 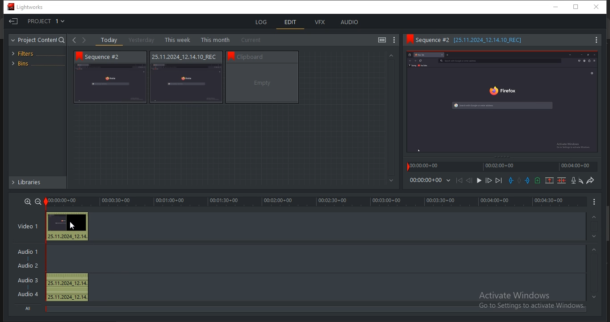 What do you see at coordinates (29, 308) in the screenshot?
I see `All` at bounding box center [29, 308].